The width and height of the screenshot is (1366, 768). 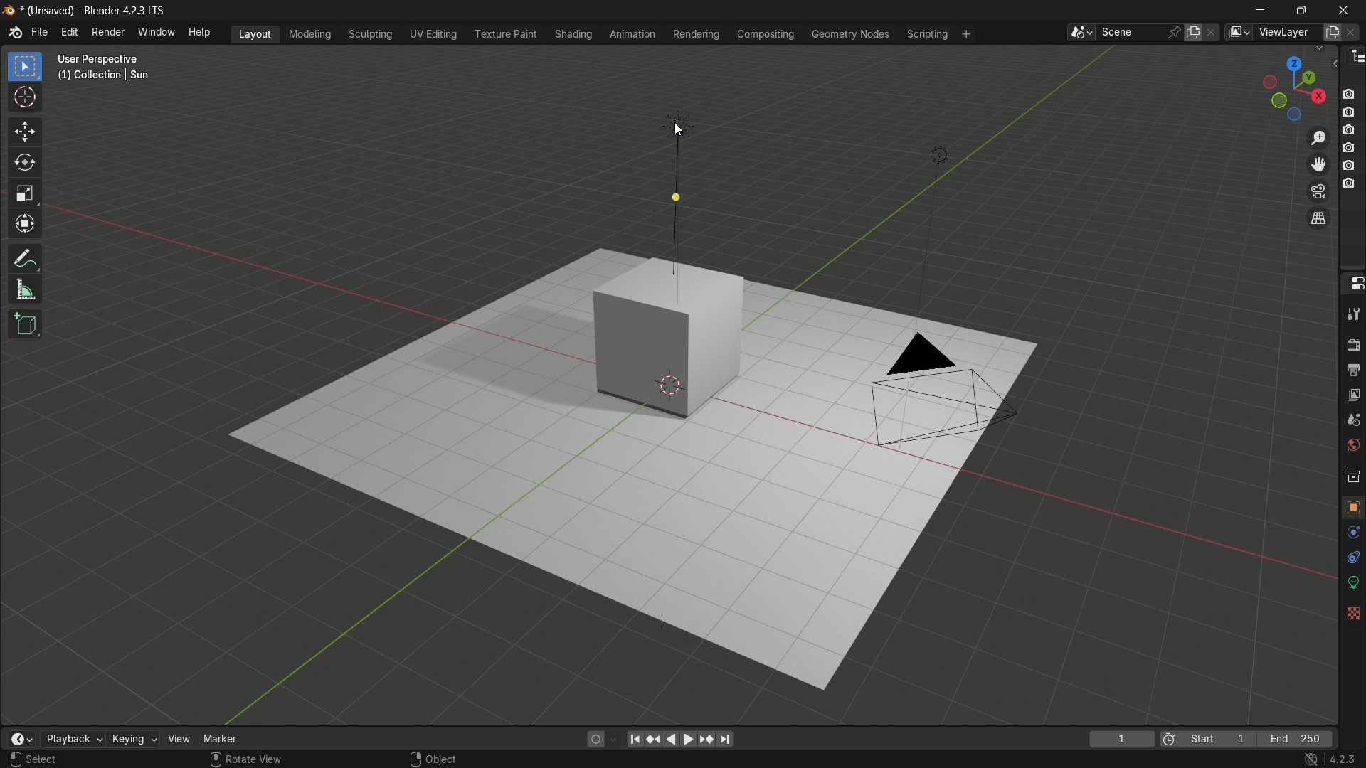 What do you see at coordinates (725, 741) in the screenshot?
I see `jump to endpoint` at bounding box center [725, 741].